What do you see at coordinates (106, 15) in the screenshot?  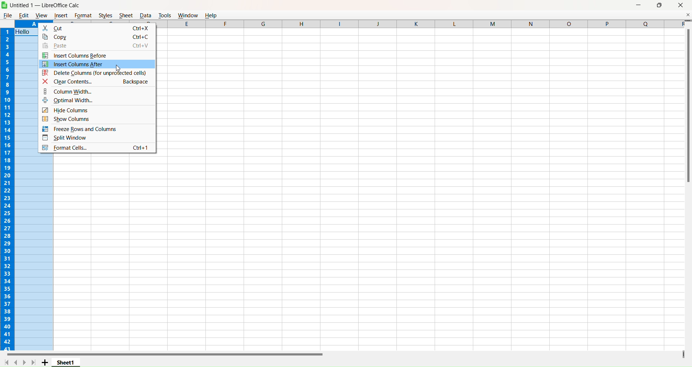 I see `Styles` at bounding box center [106, 15].